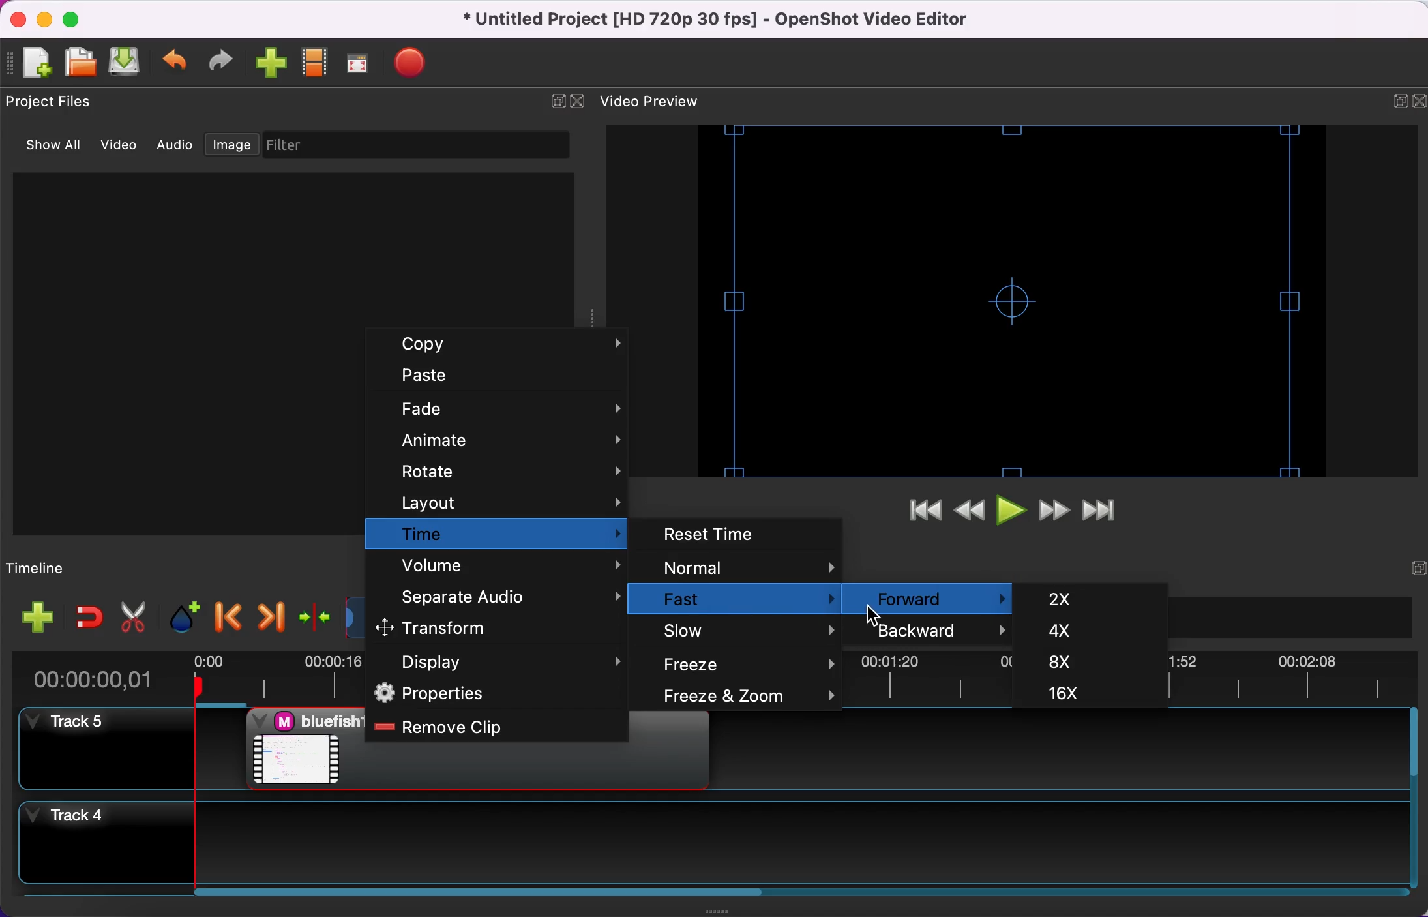 The width and height of the screenshot is (1428, 917). What do you see at coordinates (1085, 694) in the screenshot?
I see `16x` at bounding box center [1085, 694].